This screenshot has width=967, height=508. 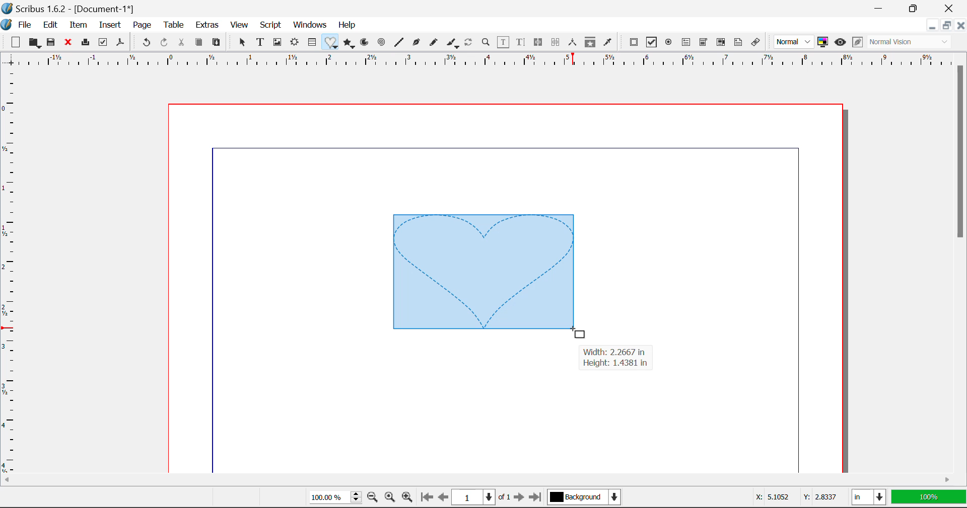 What do you see at coordinates (621, 359) in the screenshot?
I see `Width: 2.2667 in Height: 1.4381 in` at bounding box center [621, 359].